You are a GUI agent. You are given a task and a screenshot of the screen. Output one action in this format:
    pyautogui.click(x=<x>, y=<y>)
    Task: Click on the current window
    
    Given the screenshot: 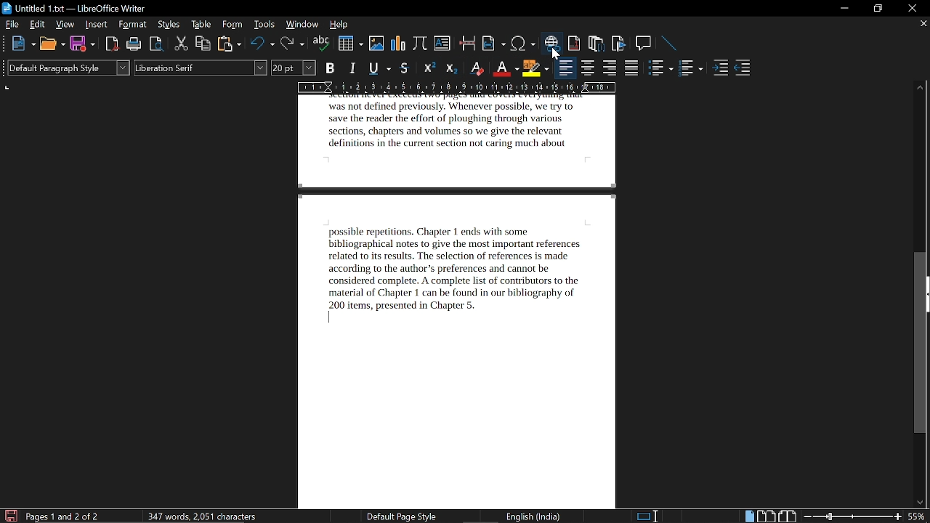 What is the action you would take?
    pyautogui.click(x=74, y=8)
    